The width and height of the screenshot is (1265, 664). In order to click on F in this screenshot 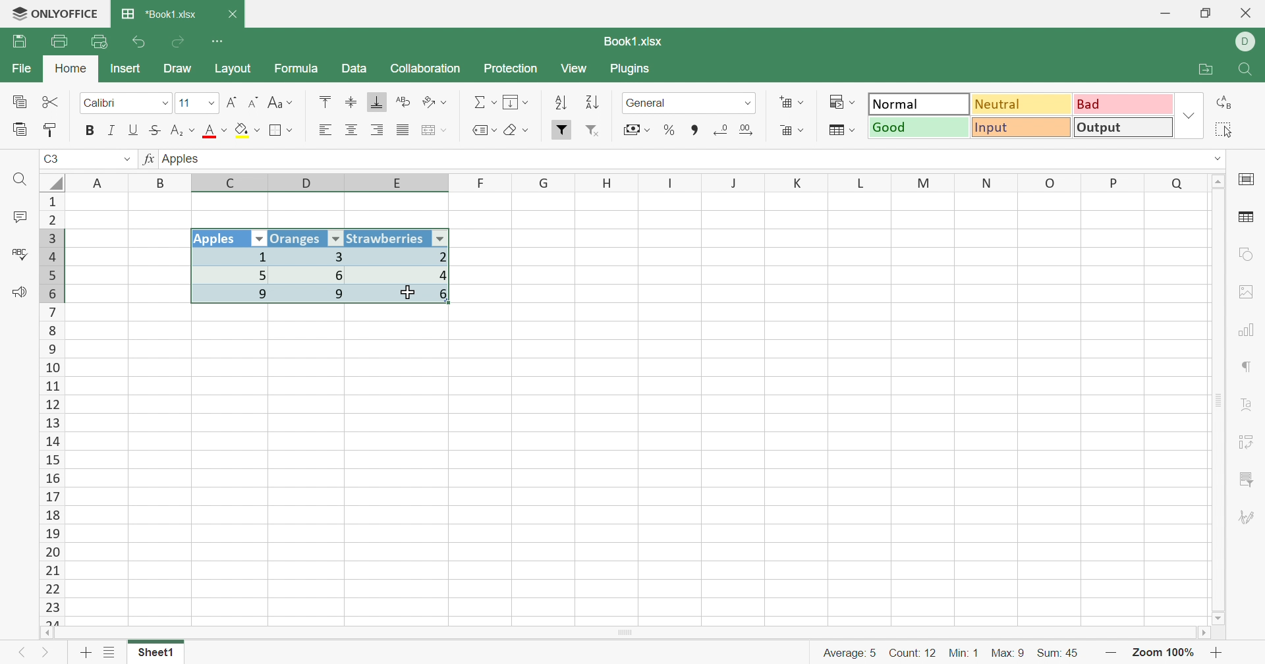, I will do `click(482, 182)`.